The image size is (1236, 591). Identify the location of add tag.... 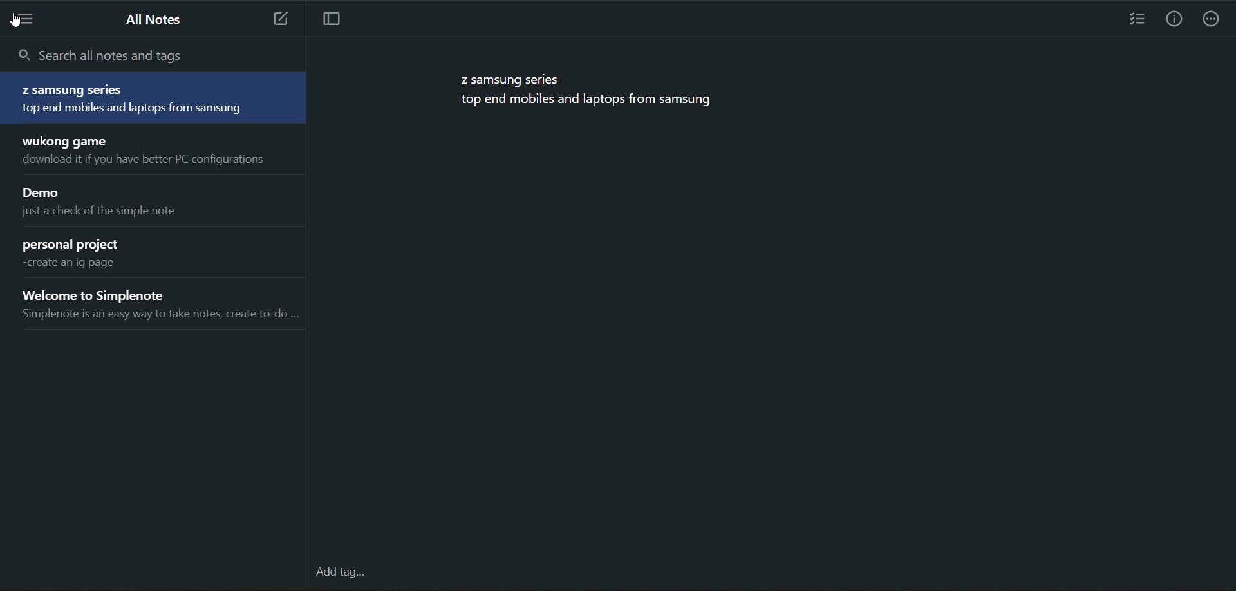
(340, 572).